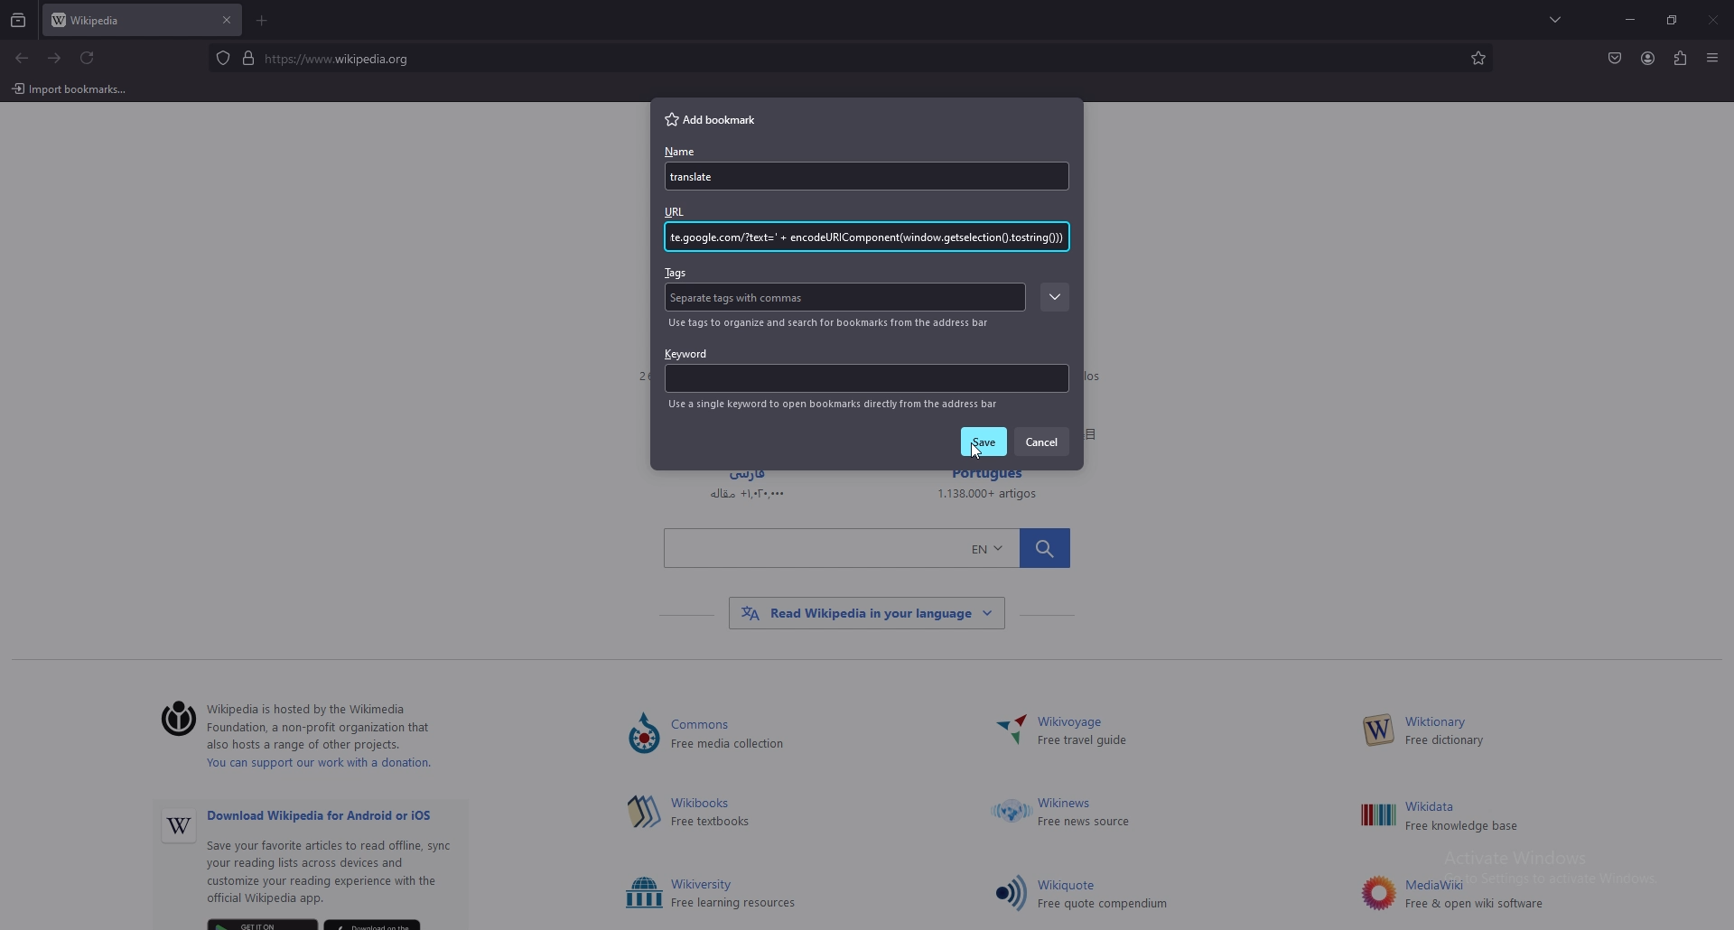  What do you see at coordinates (750, 735) in the screenshot?
I see `Lommons
) Free media collection` at bounding box center [750, 735].